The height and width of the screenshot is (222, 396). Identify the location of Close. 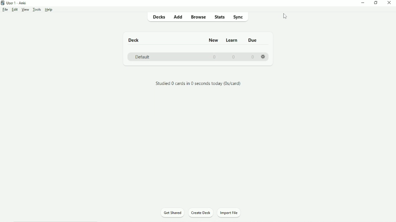
(389, 3).